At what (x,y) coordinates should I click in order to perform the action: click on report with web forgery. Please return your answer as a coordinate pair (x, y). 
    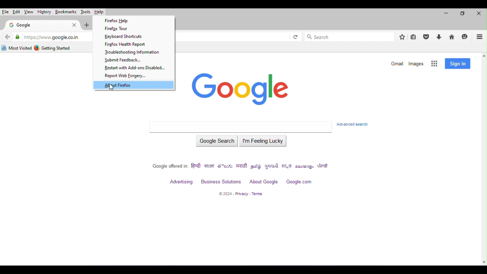
    Looking at the image, I should click on (125, 76).